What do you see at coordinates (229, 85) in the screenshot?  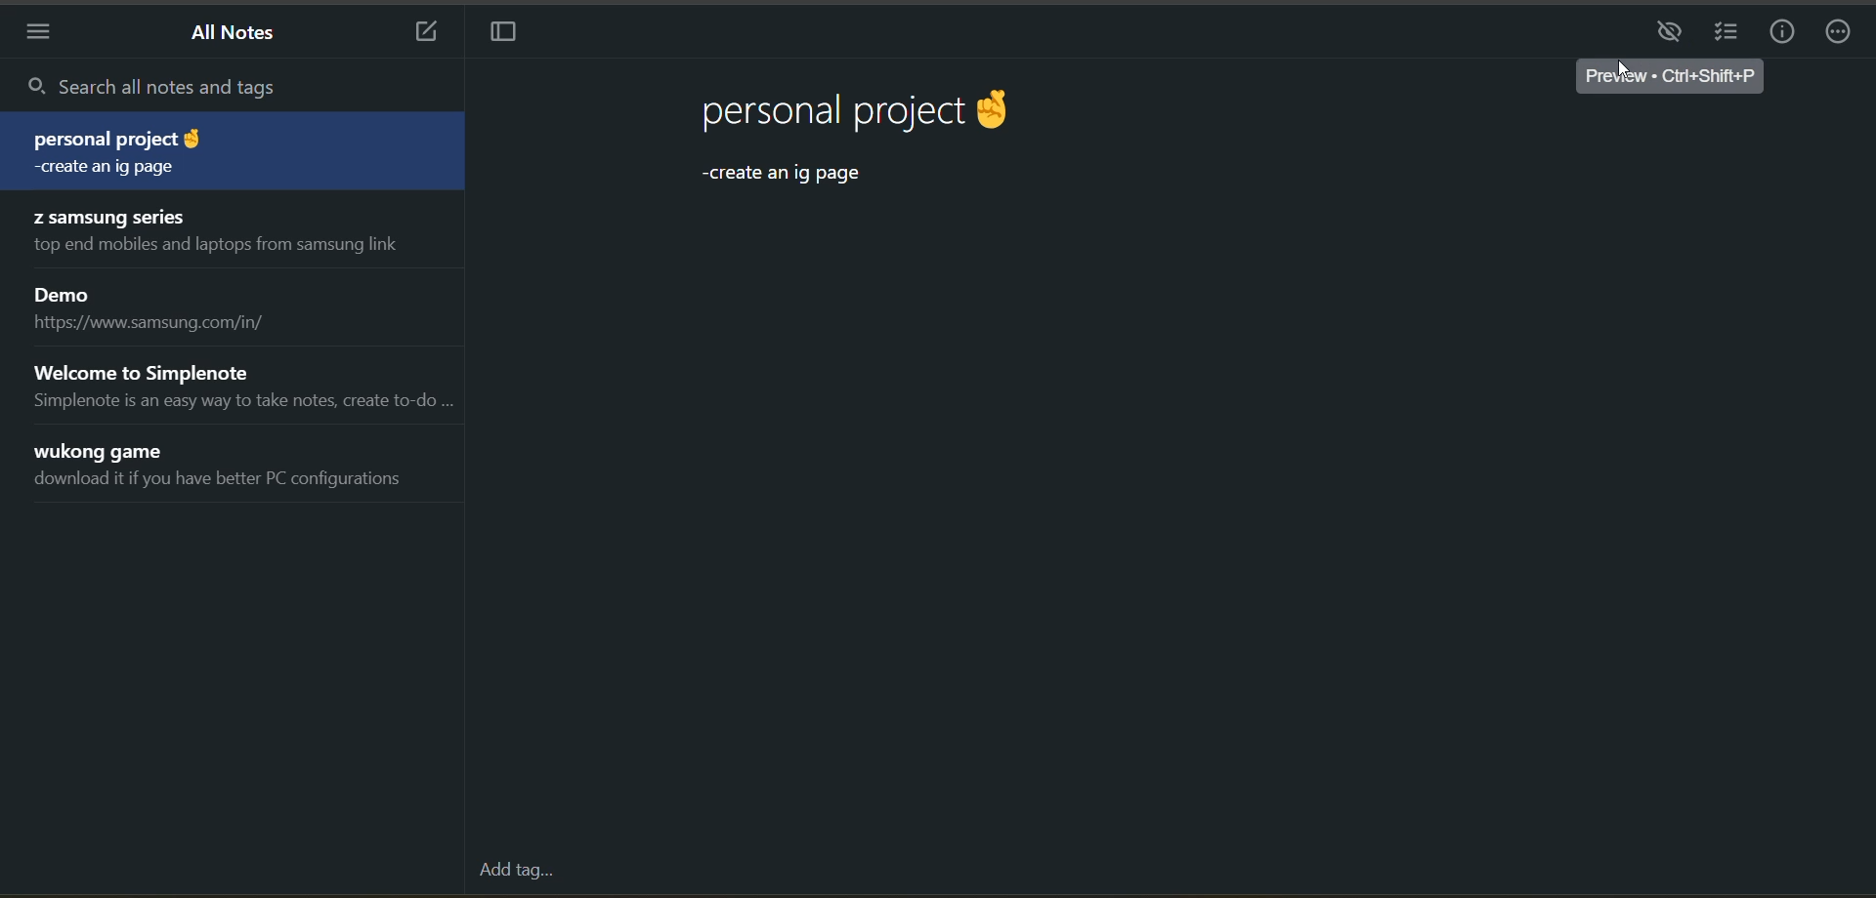 I see `search` at bounding box center [229, 85].